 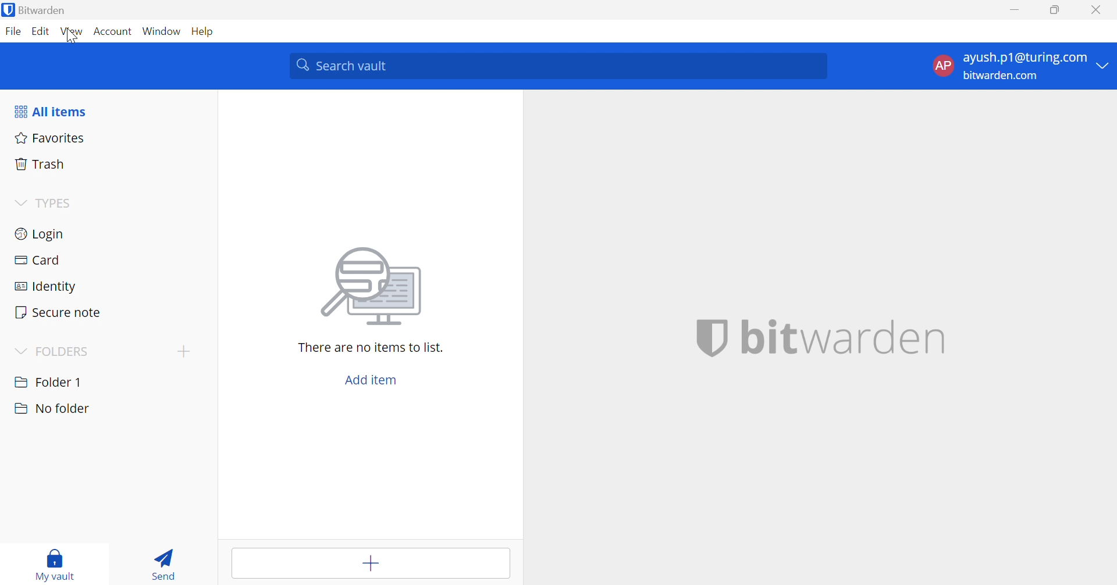 I want to click on Account options , so click(x=1023, y=66).